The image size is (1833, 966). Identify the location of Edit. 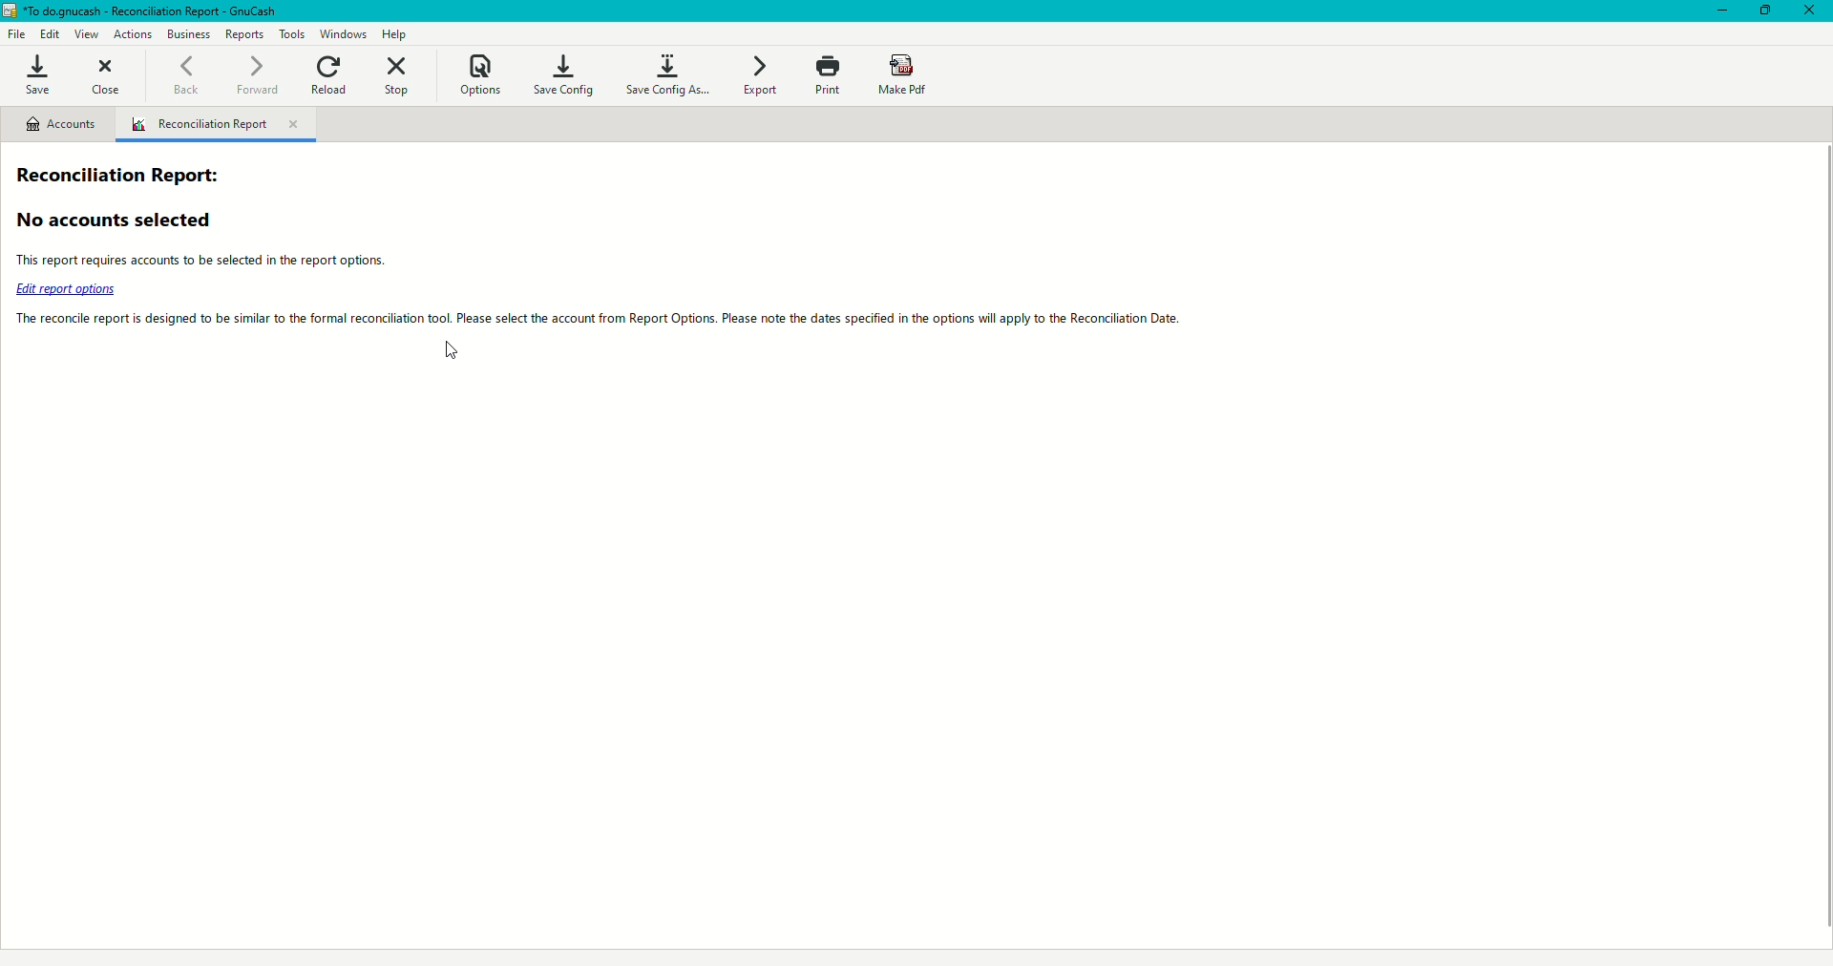
(52, 32).